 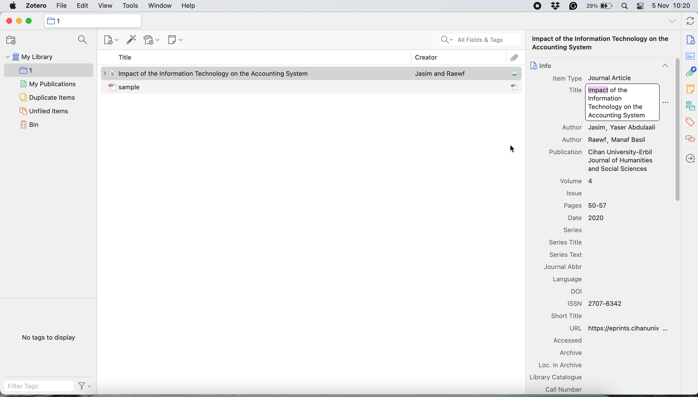 I want to click on filter tags, so click(x=40, y=387).